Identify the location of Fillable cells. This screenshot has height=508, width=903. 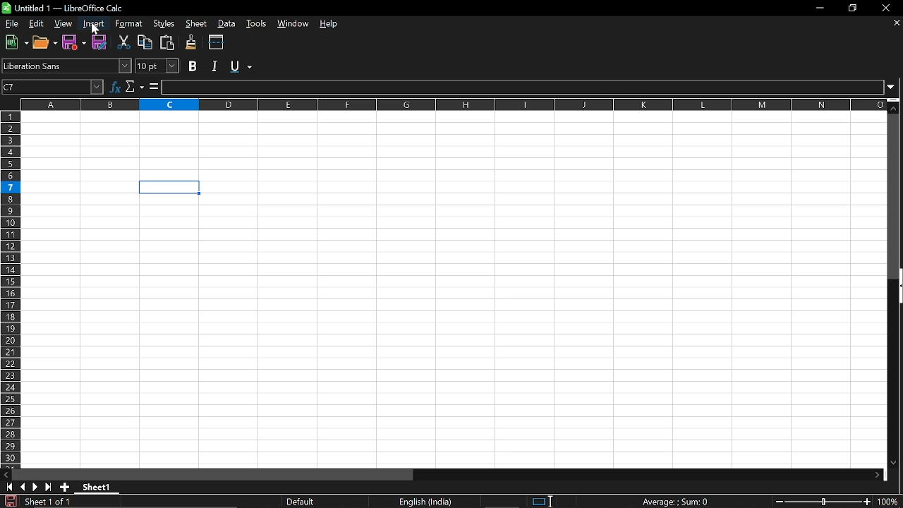
(545, 323).